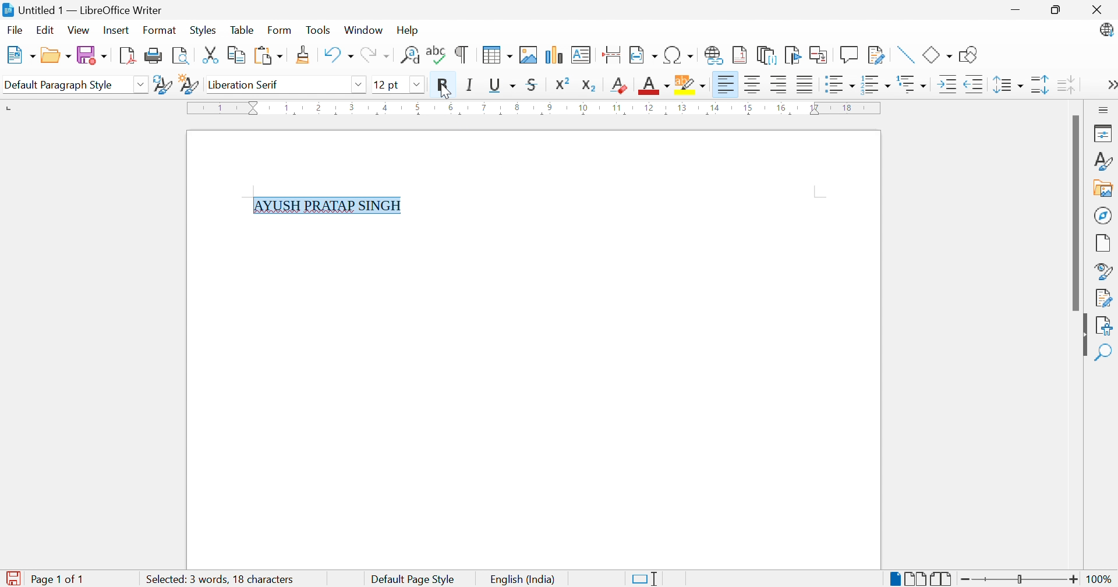  I want to click on Toggle Print Preview, so click(181, 56).